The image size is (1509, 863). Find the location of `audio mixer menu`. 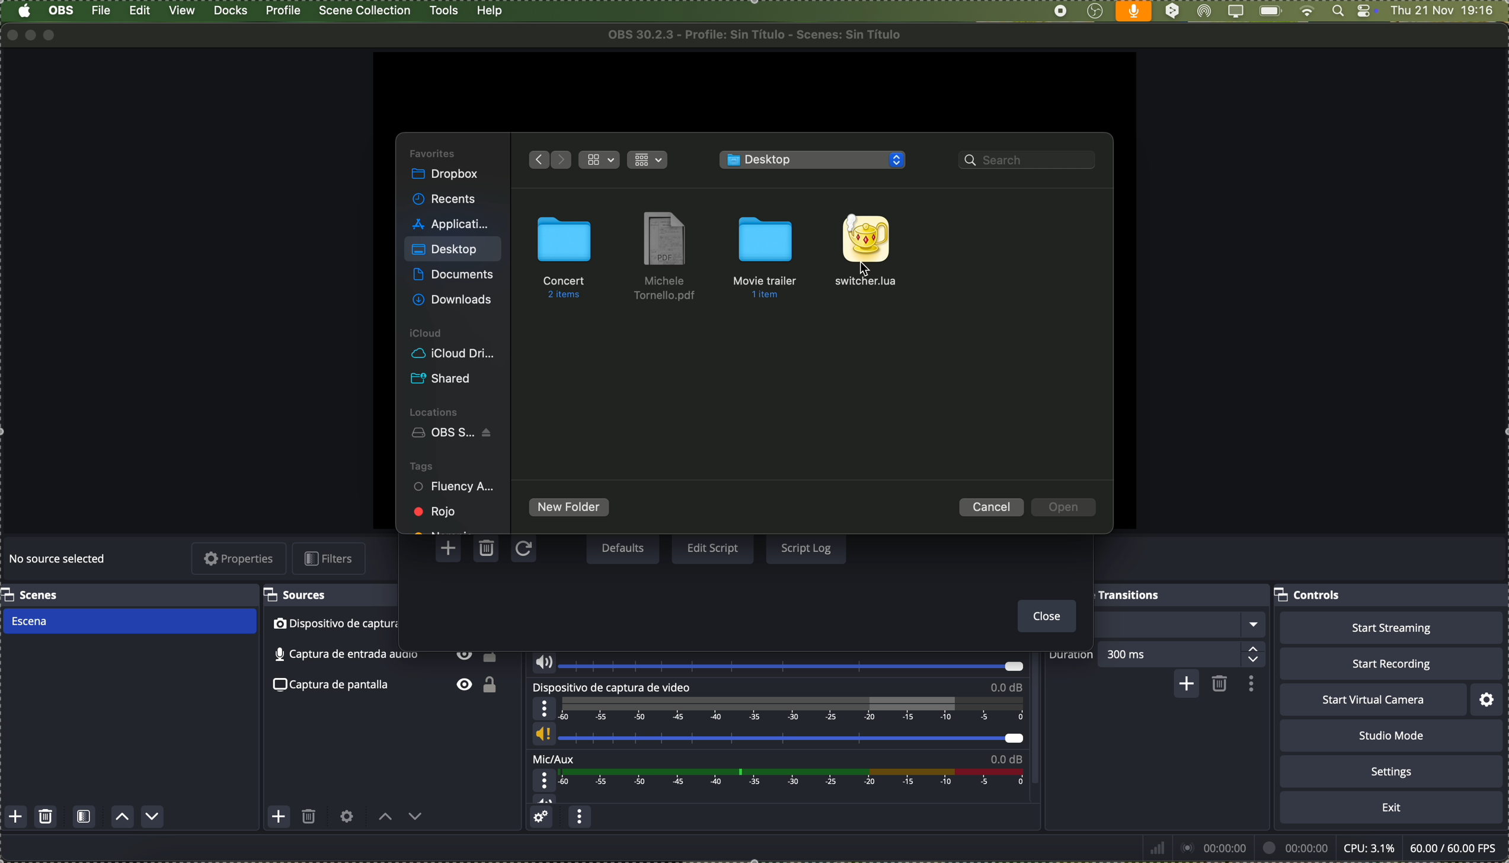

audio mixer menu is located at coordinates (580, 819).